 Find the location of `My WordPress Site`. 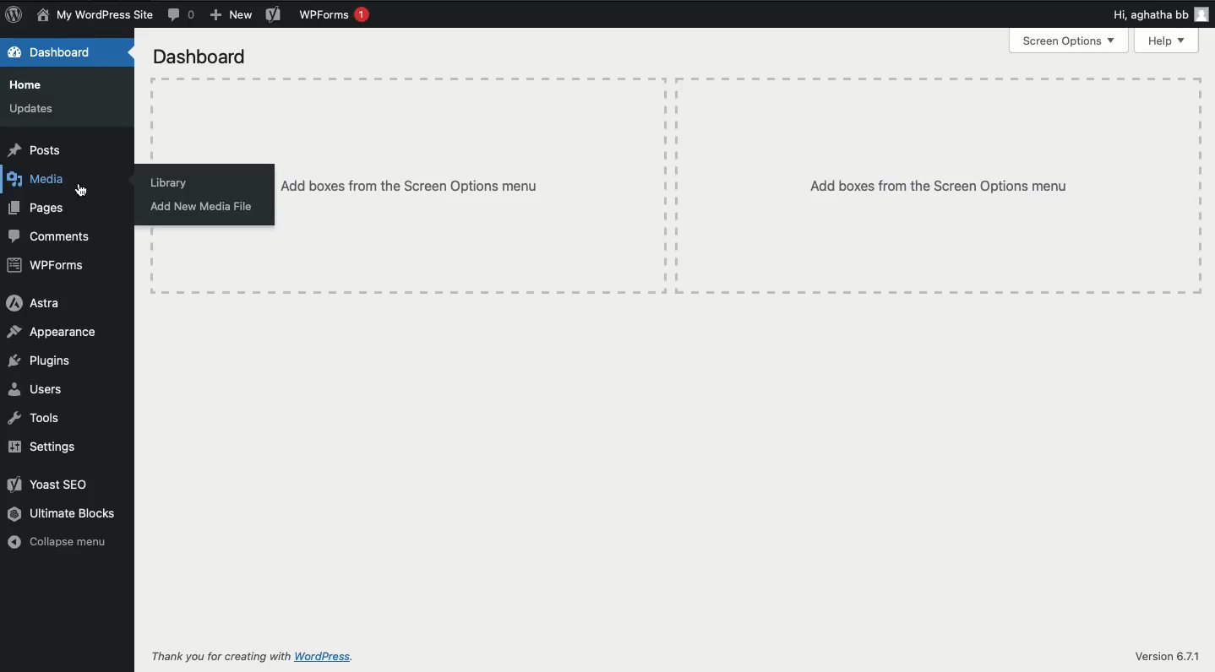

My WordPress Site is located at coordinates (95, 16).